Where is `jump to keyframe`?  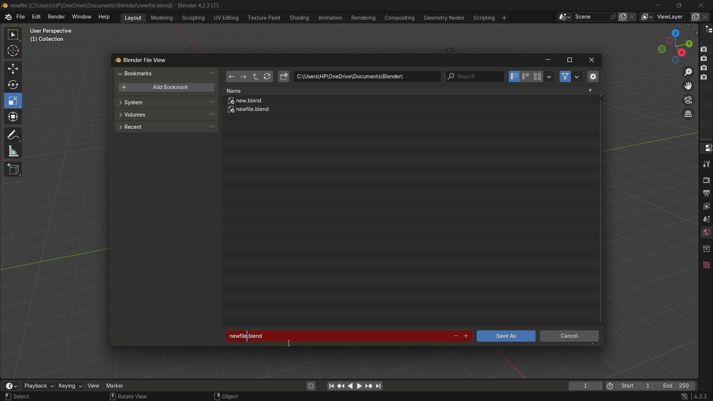 jump to keyframe is located at coordinates (369, 385).